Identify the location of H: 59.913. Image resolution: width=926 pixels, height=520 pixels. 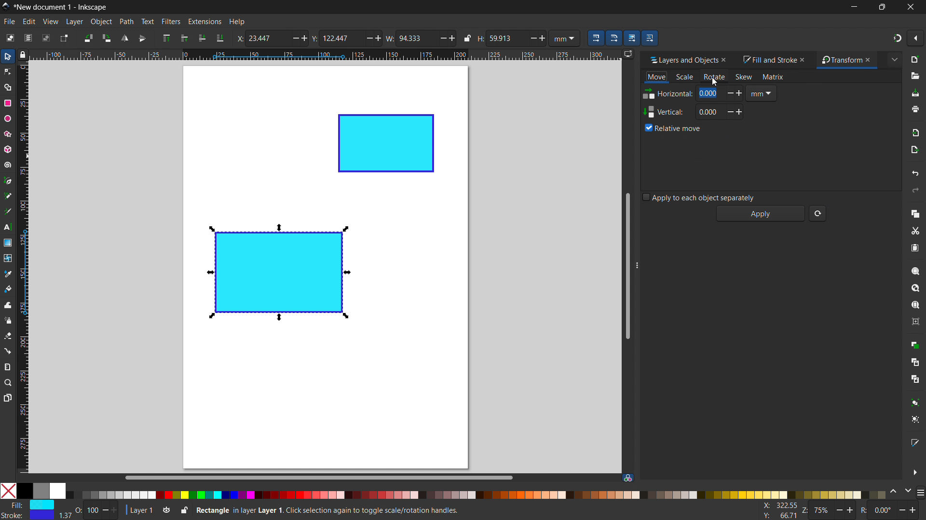
(497, 38).